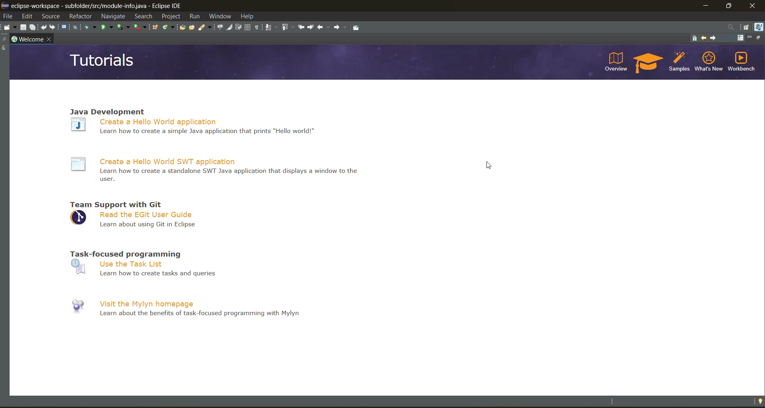  I want to click on debug, so click(91, 29).